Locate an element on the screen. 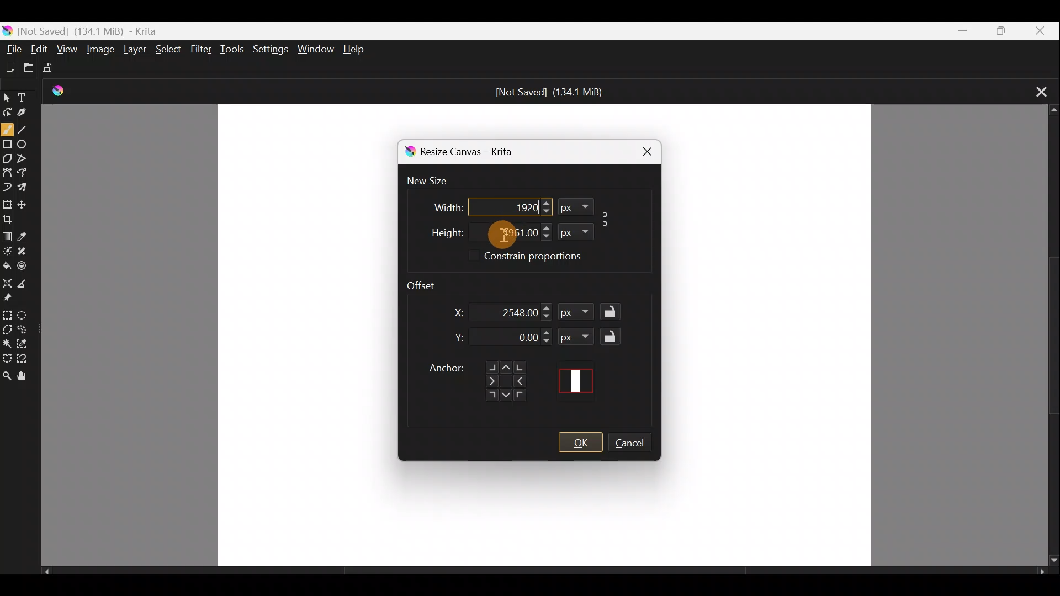 The height and width of the screenshot is (596, 1060). Rectangle tool is located at coordinates (8, 146).